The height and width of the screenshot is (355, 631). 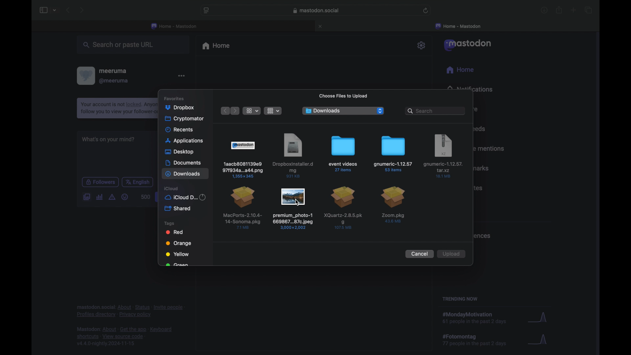 I want to click on recents, so click(x=181, y=130).